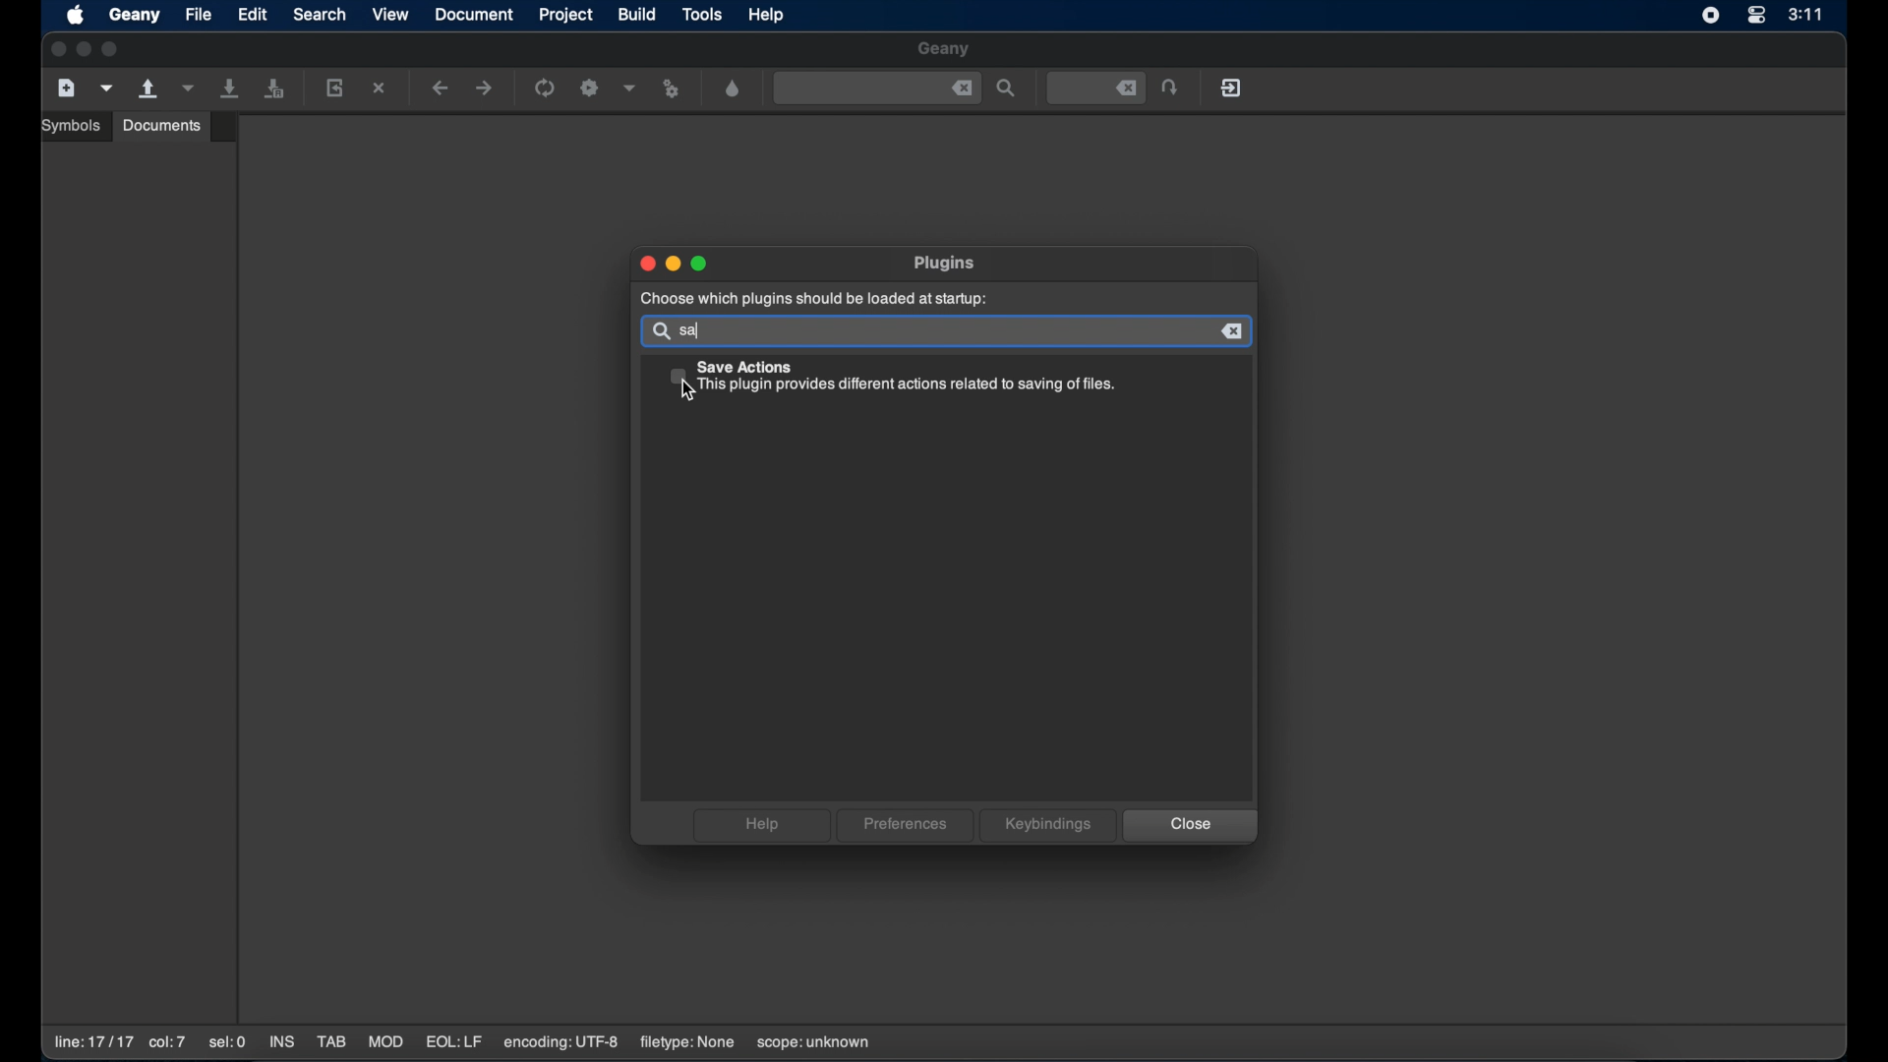 This screenshot has width=1888, height=1062. I want to click on control center, so click(1755, 17).